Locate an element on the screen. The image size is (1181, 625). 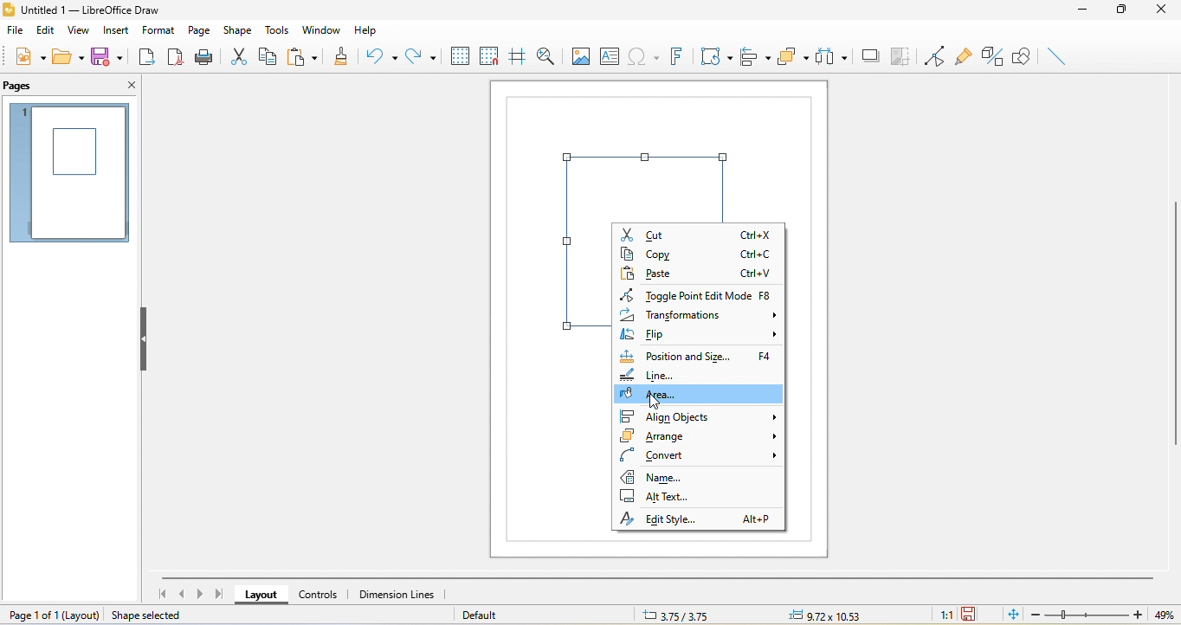
print is located at coordinates (204, 59).